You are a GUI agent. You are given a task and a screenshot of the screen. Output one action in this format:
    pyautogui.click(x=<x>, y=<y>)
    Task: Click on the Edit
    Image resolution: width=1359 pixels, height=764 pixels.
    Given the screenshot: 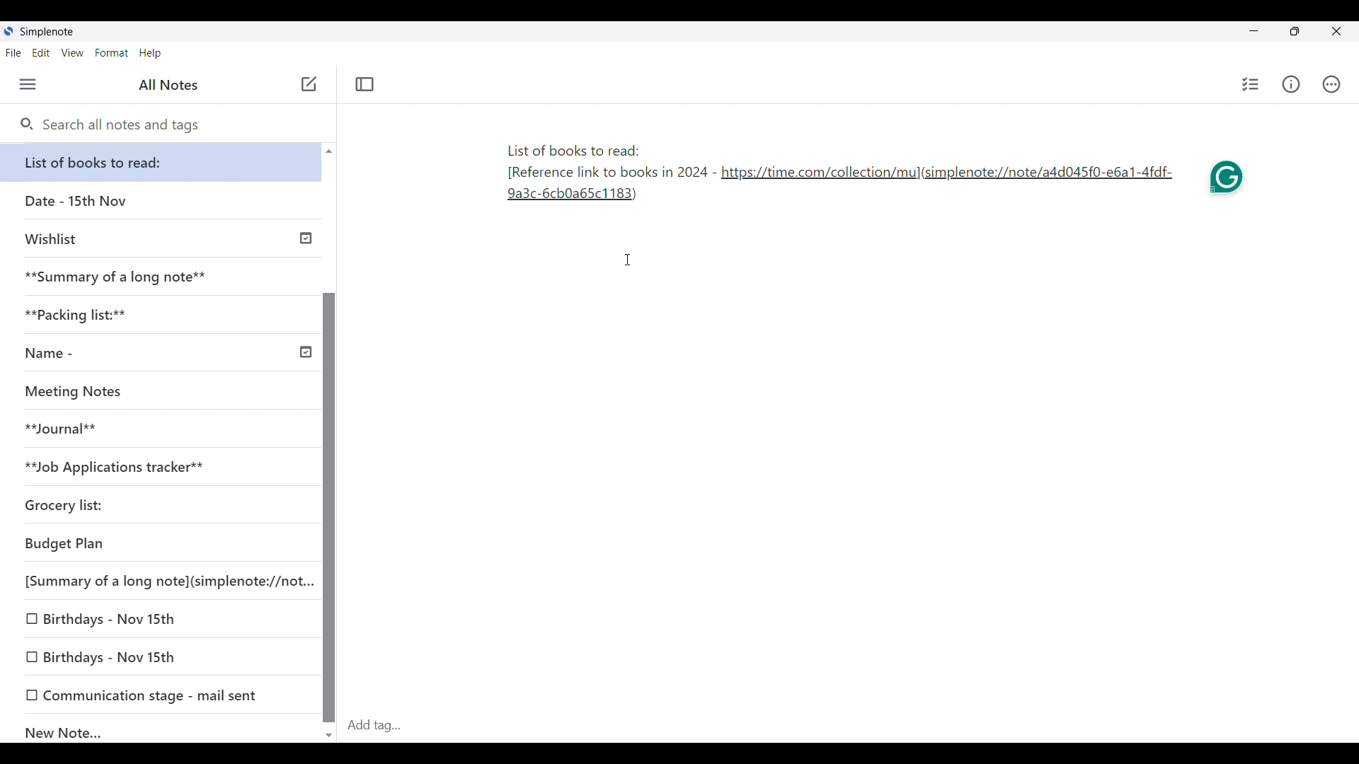 What is the action you would take?
    pyautogui.click(x=41, y=53)
    